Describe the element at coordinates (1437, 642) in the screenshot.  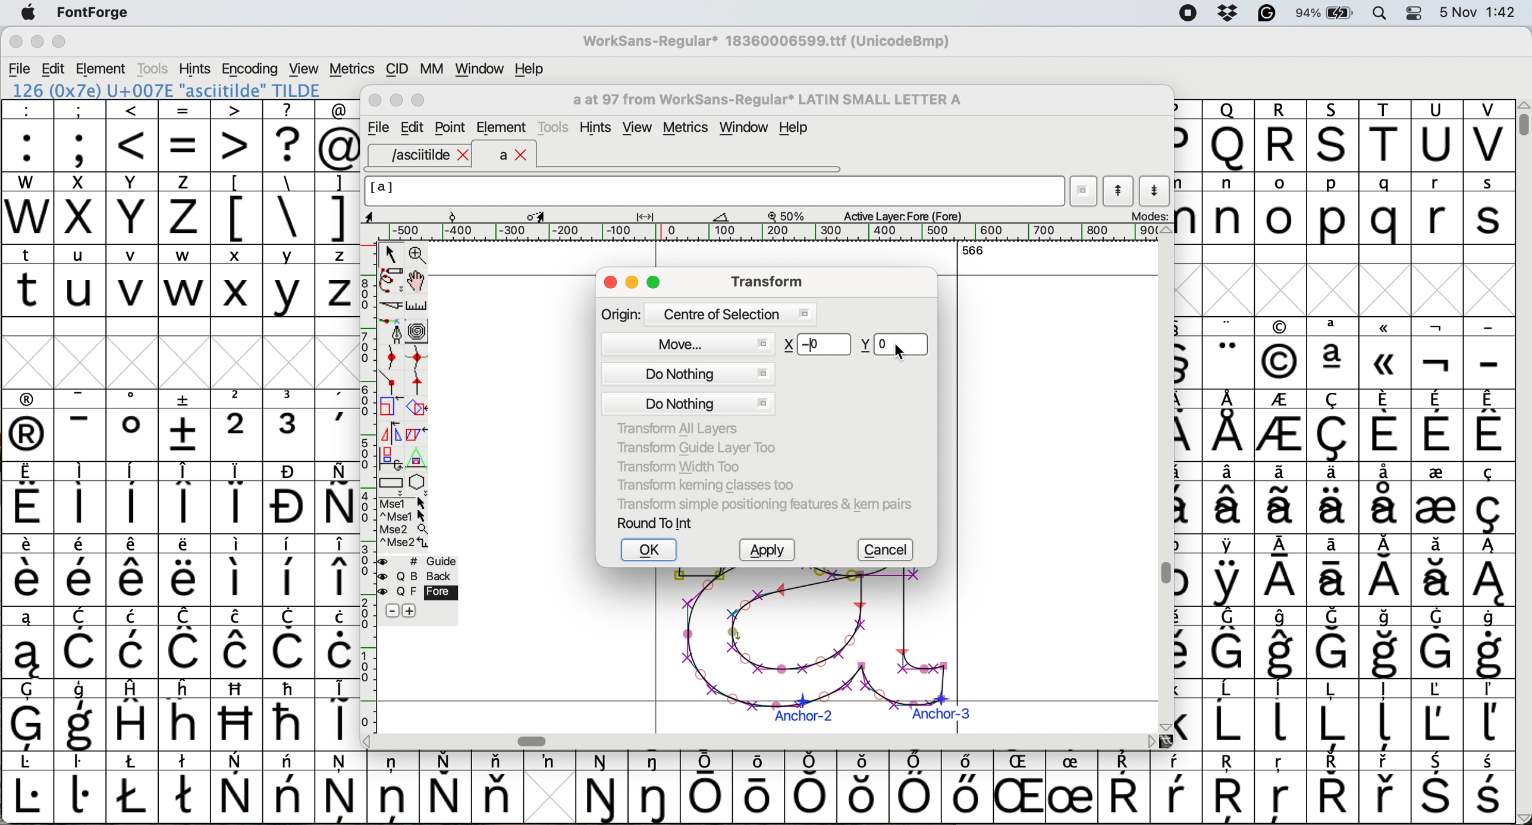
I see `symbol` at that location.